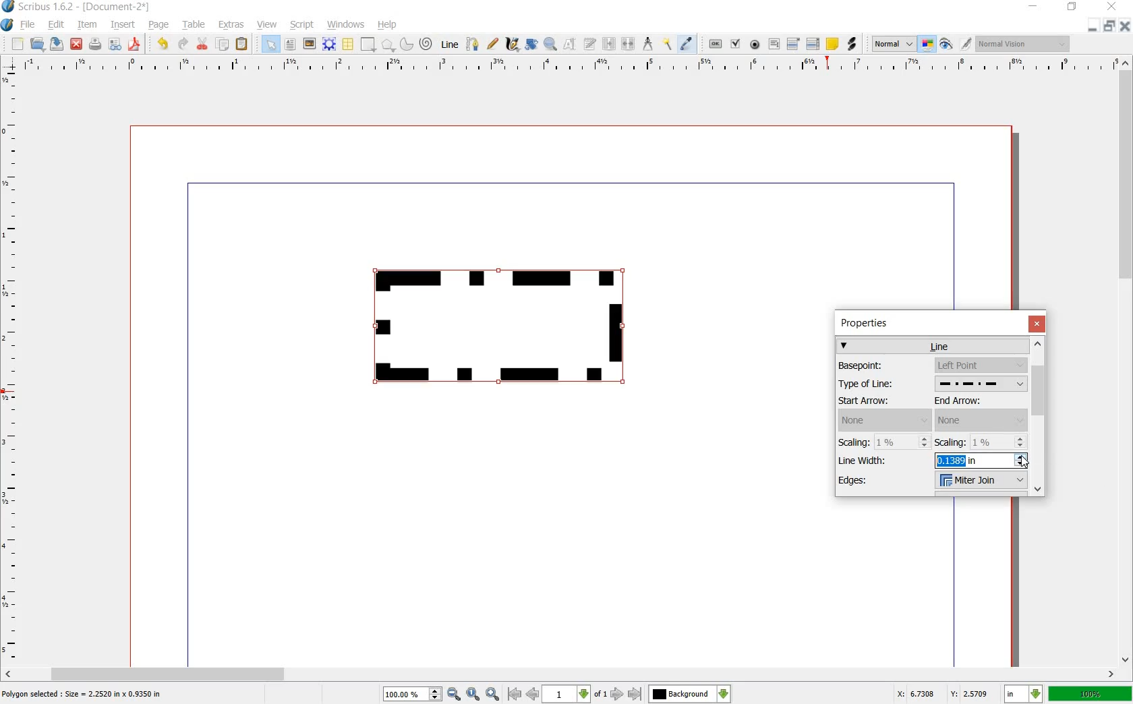 This screenshot has height=704, width=1133. I want to click on CLOSE, so click(1126, 26).